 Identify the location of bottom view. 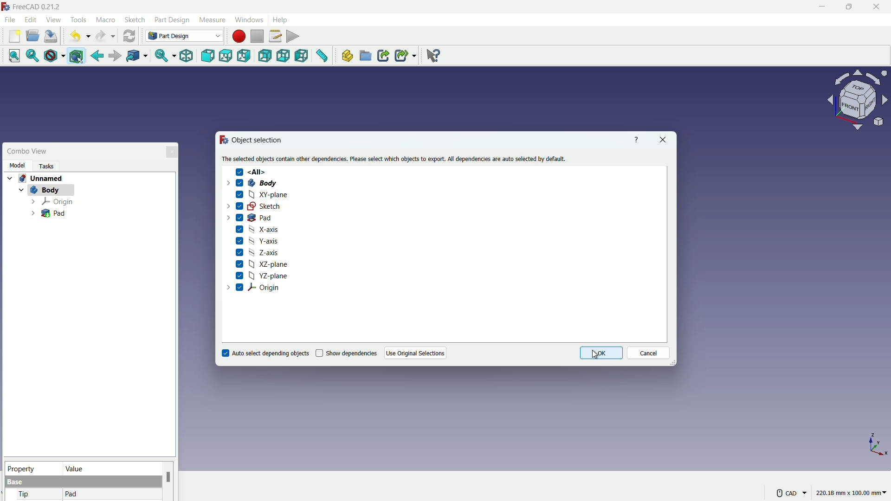
(284, 56).